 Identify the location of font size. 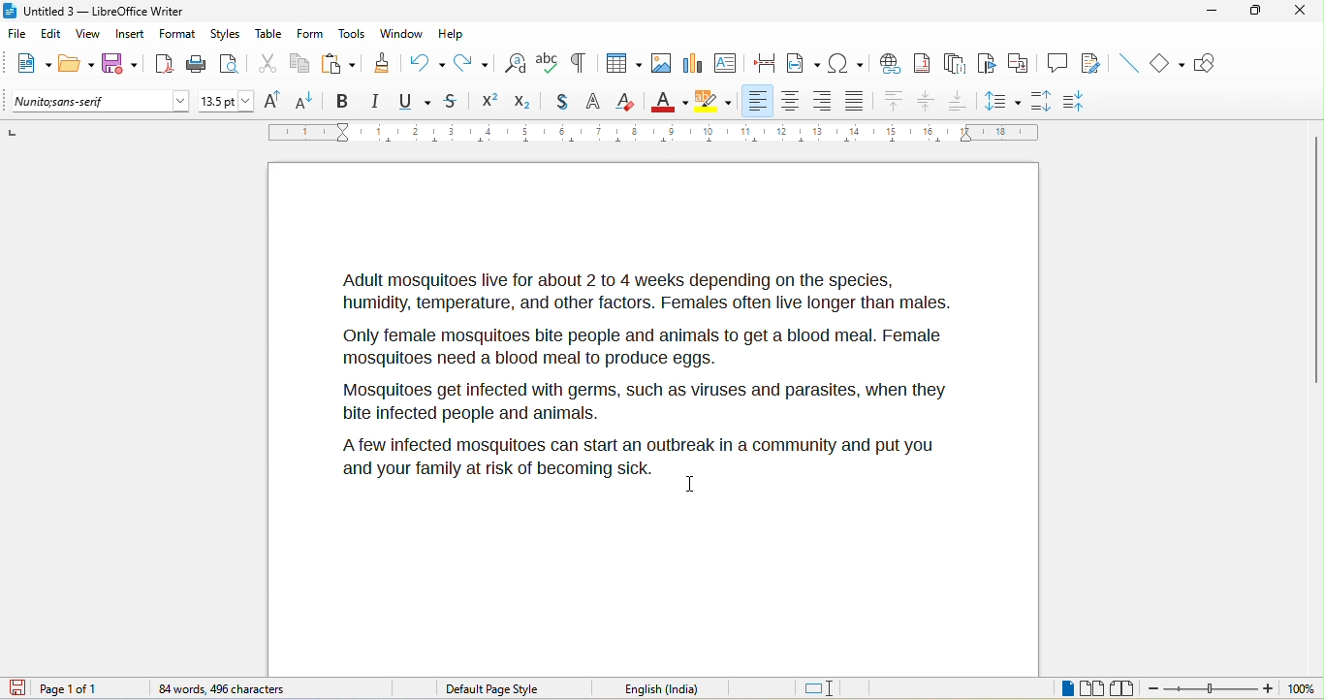
(227, 102).